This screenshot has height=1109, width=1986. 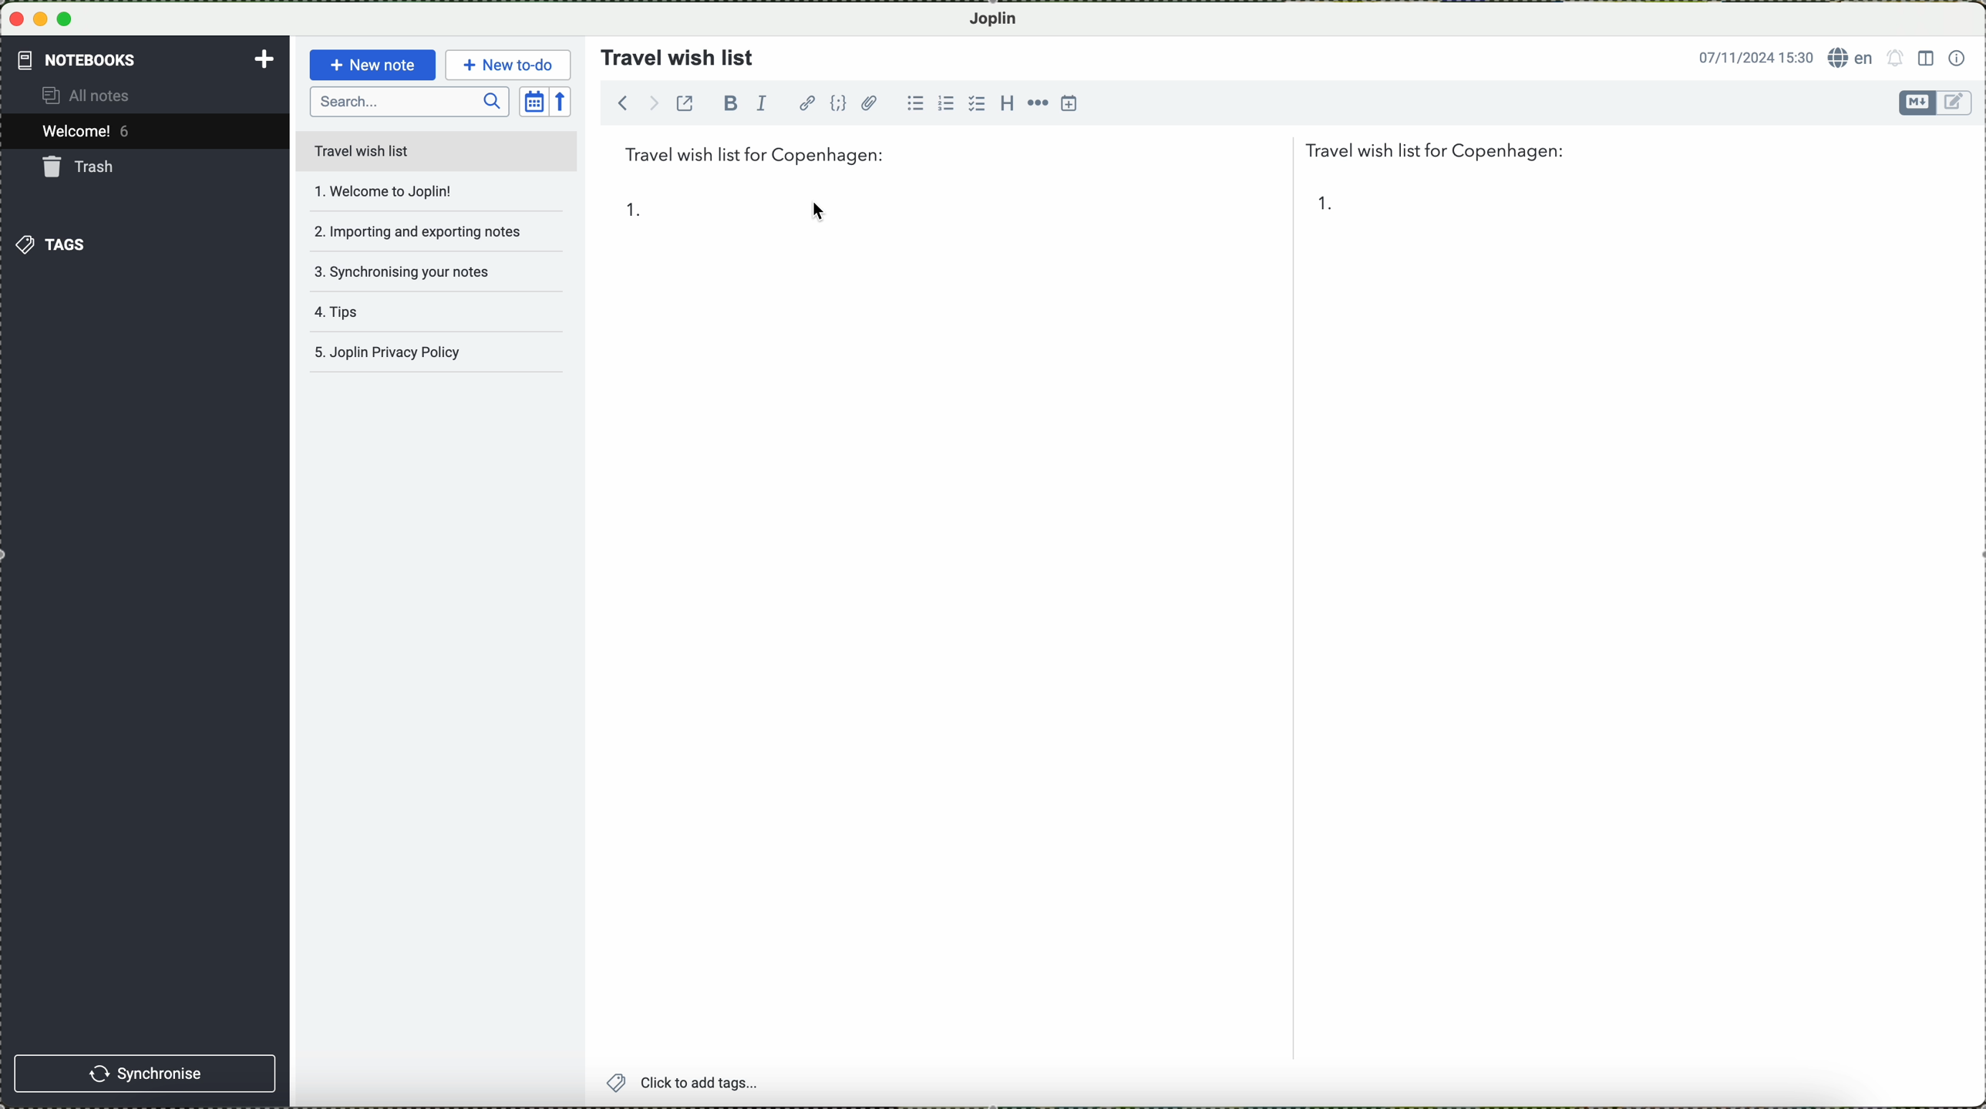 I want to click on tips, so click(x=407, y=318).